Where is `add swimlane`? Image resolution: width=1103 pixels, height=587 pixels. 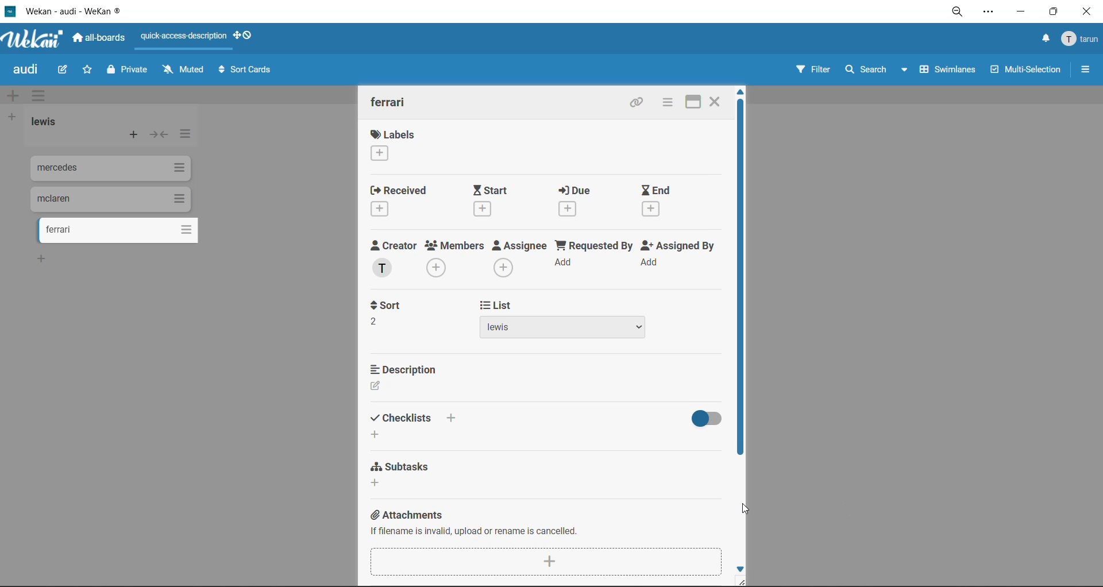 add swimlane is located at coordinates (13, 97).